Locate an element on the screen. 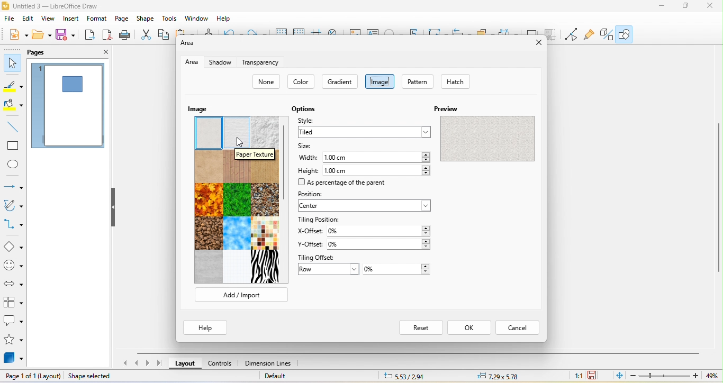 Image resolution: width=723 pixels, height=383 pixels. fit page to current window is located at coordinates (618, 376).